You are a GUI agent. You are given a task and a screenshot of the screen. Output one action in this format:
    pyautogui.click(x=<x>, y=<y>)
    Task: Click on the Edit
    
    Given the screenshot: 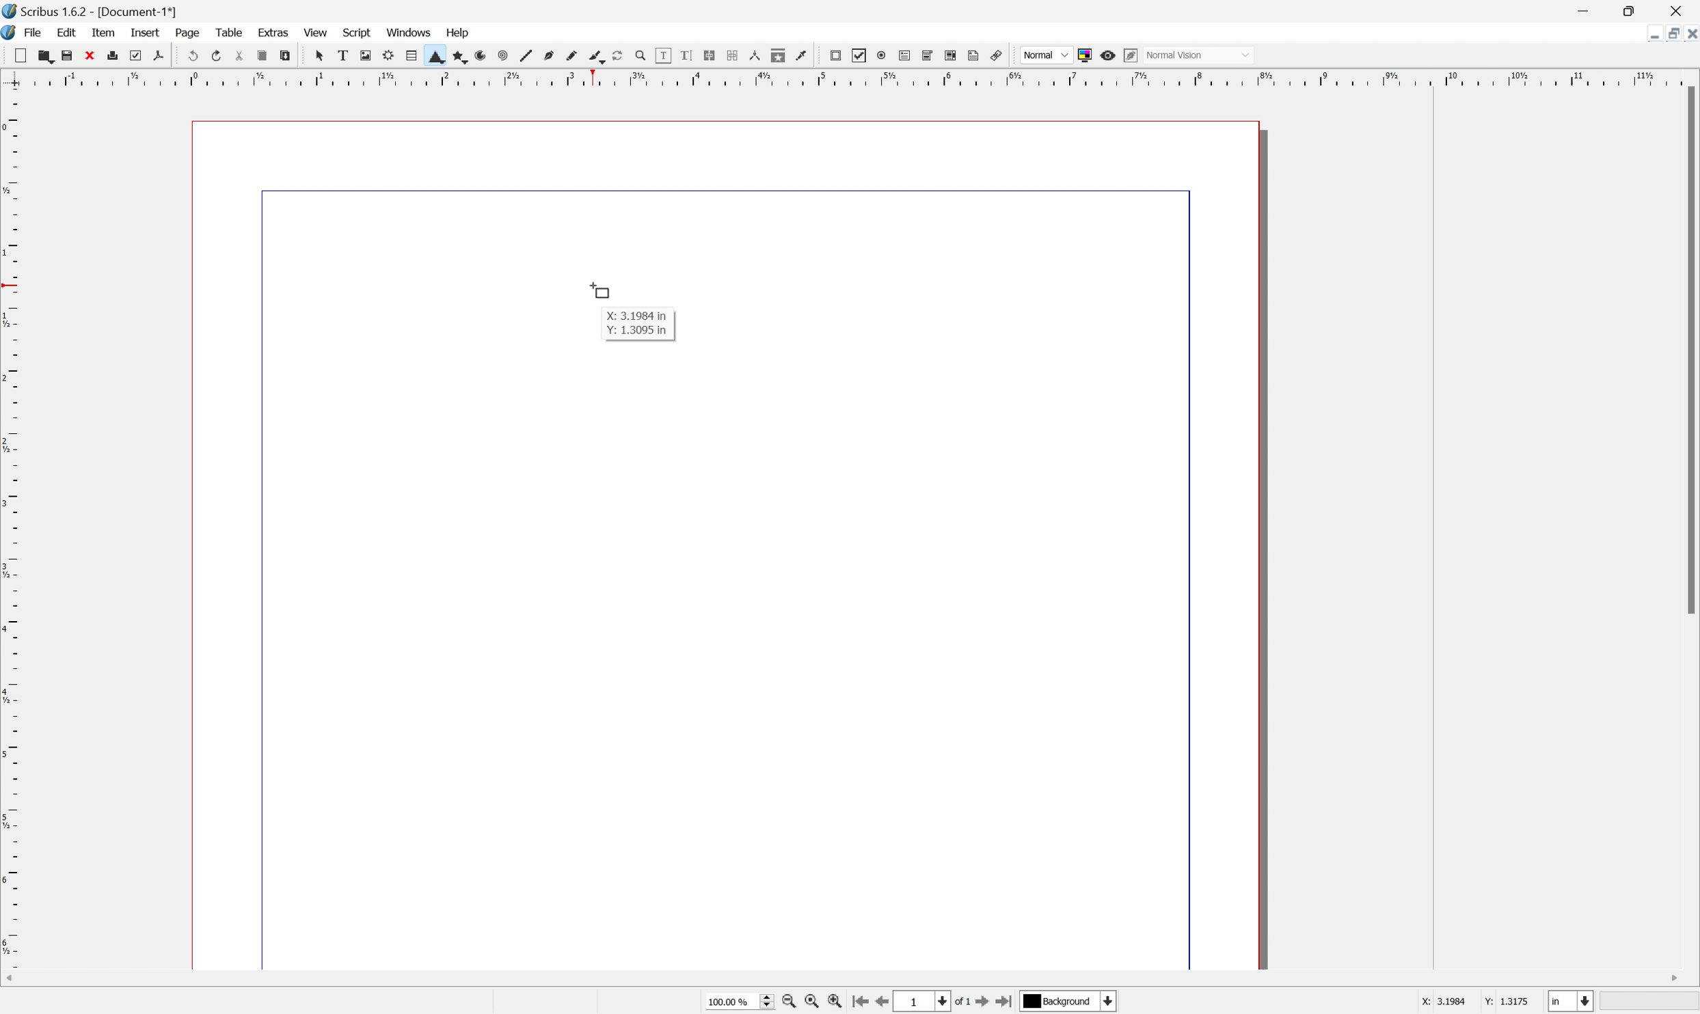 What is the action you would take?
    pyautogui.click(x=68, y=32)
    